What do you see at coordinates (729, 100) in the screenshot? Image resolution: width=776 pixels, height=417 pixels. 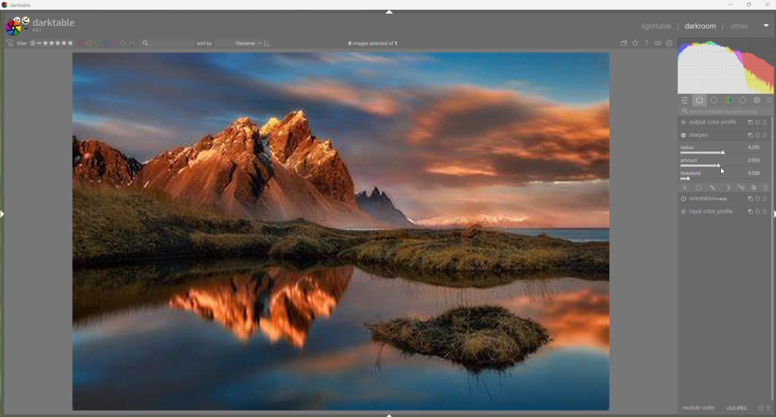 I see `color` at bounding box center [729, 100].